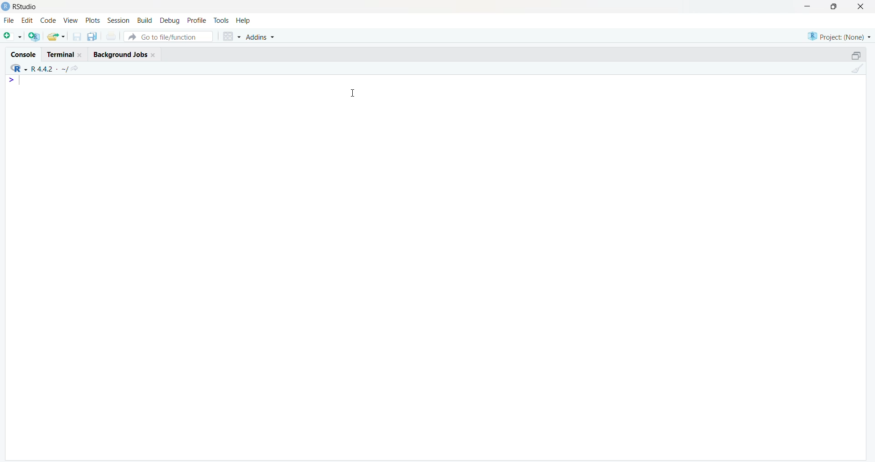 The height and width of the screenshot is (462, 875). What do you see at coordinates (857, 68) in the screenshot?
I see `clean` at bounding box center [857, 68].